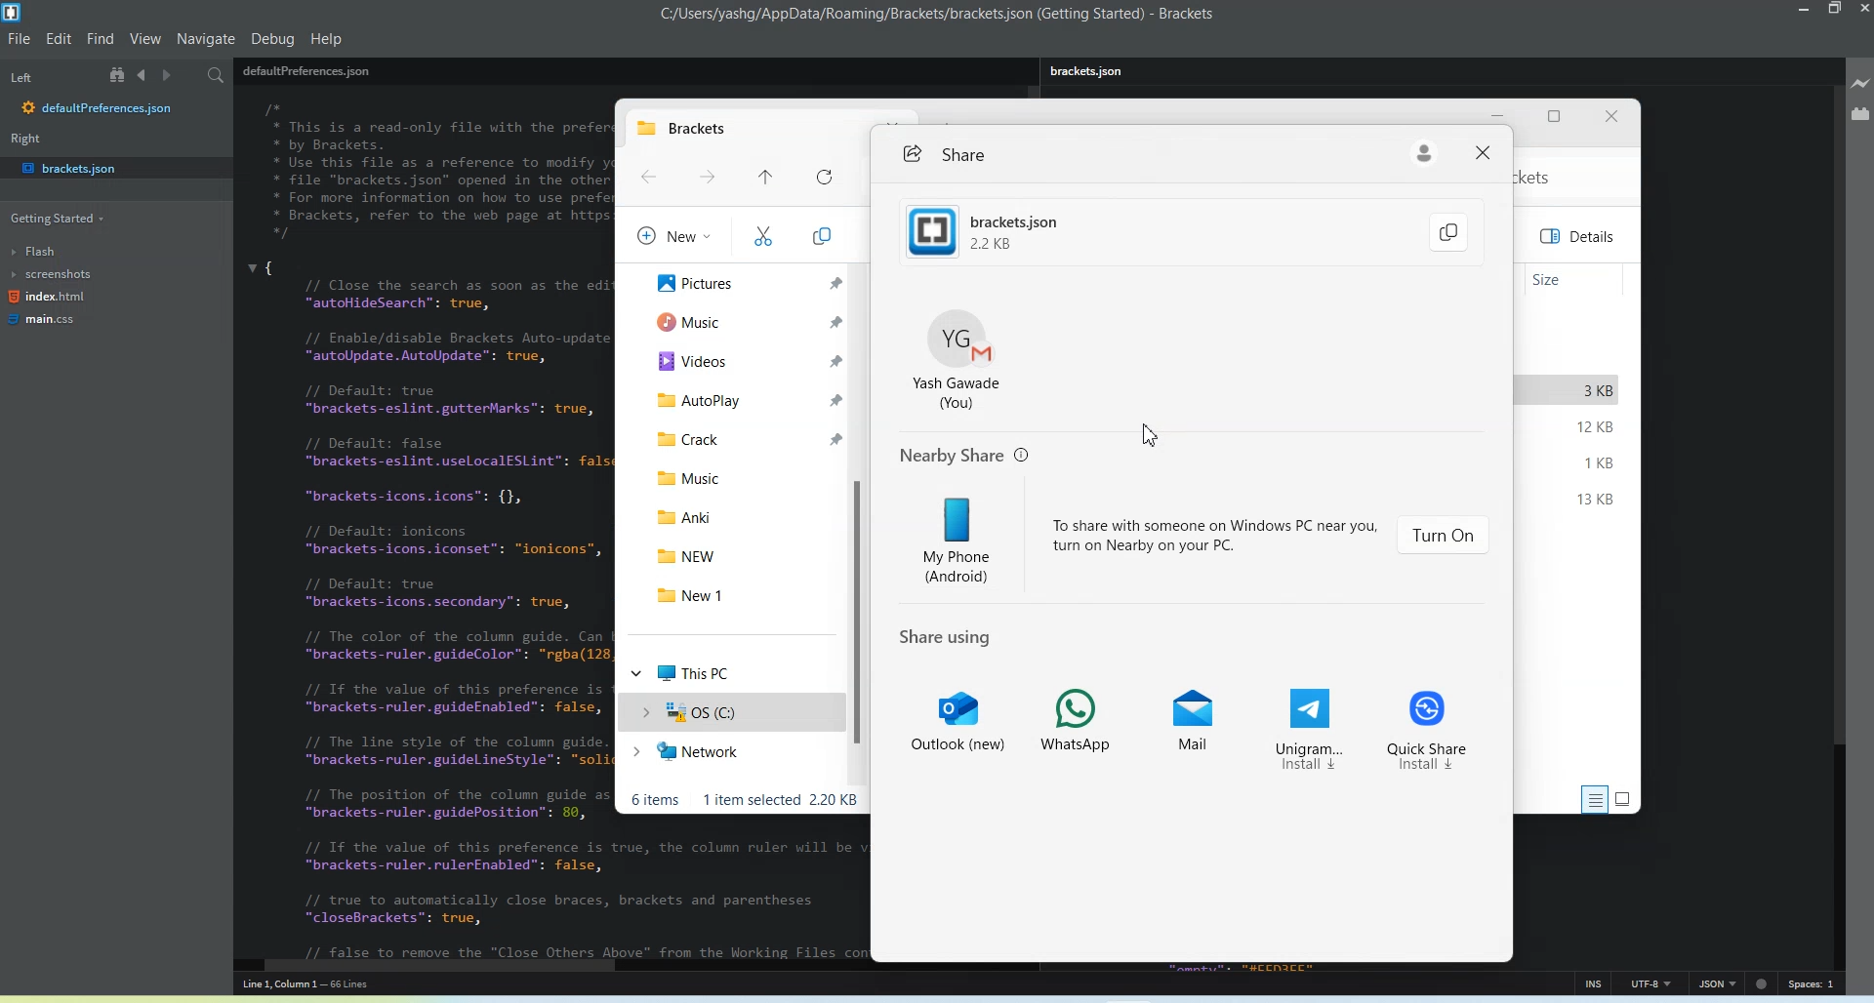  I want to click on Go Forward, so click(707, 179).